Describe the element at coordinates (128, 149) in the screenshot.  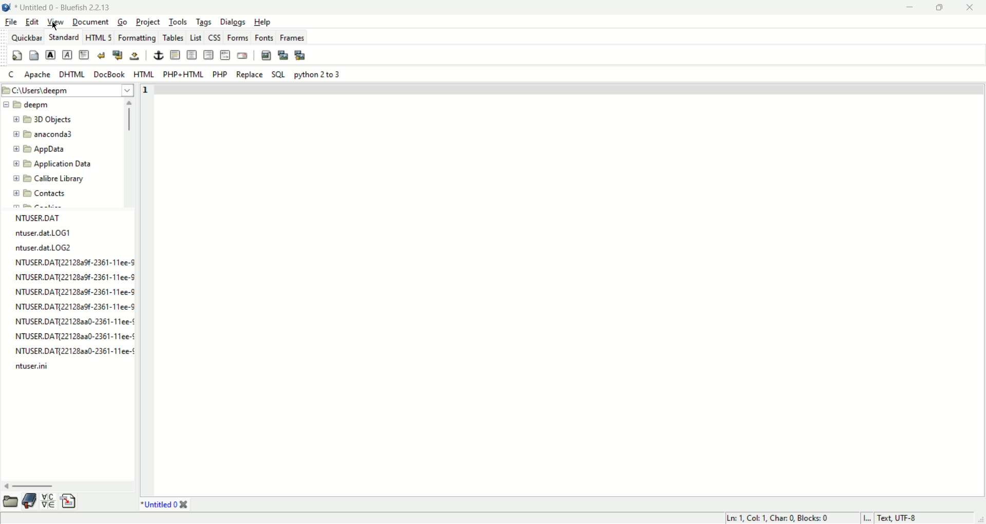
I see `vertical scroll bar` at that location.